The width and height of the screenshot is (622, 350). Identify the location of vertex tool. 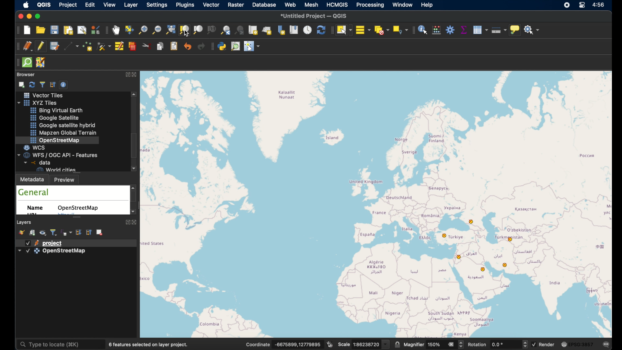
(104, 46).